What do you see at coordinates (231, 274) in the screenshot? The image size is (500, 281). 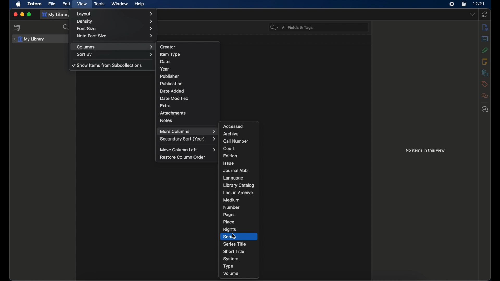 I see `volume` at bounding box center [231, 274].